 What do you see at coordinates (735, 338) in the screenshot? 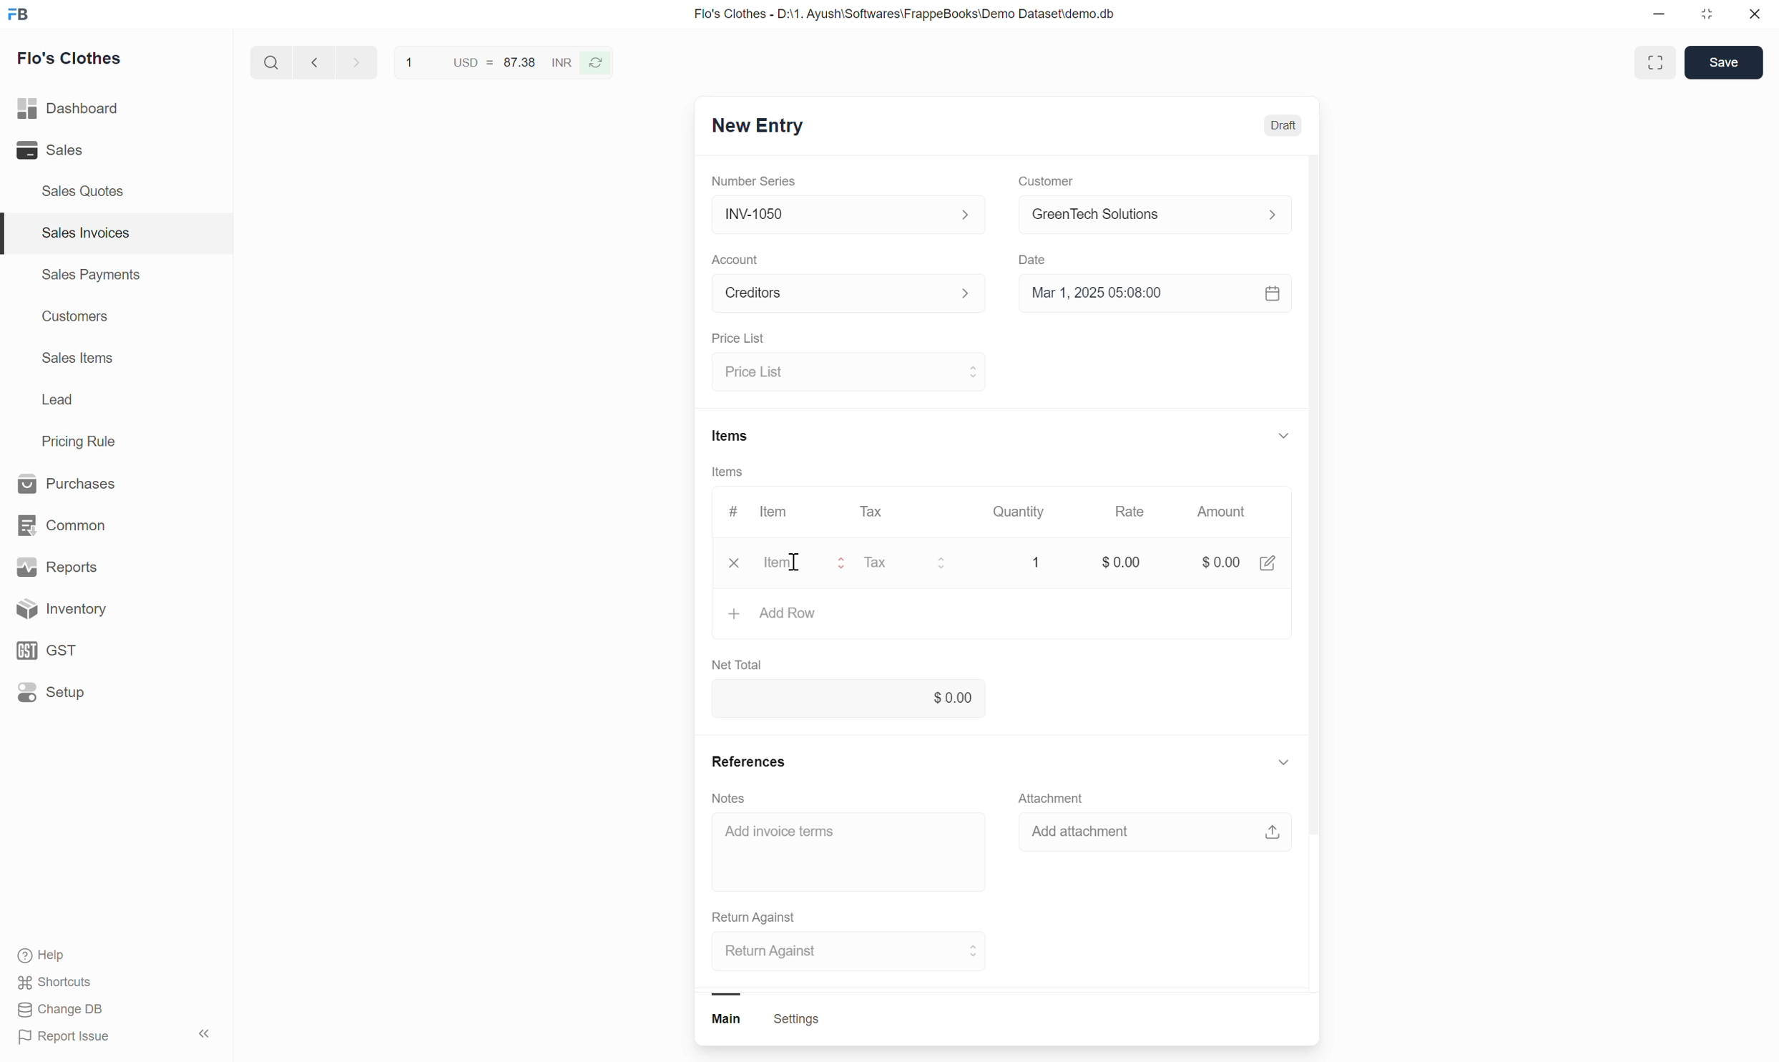
I see `Price List` at bounding box center [735, 338].